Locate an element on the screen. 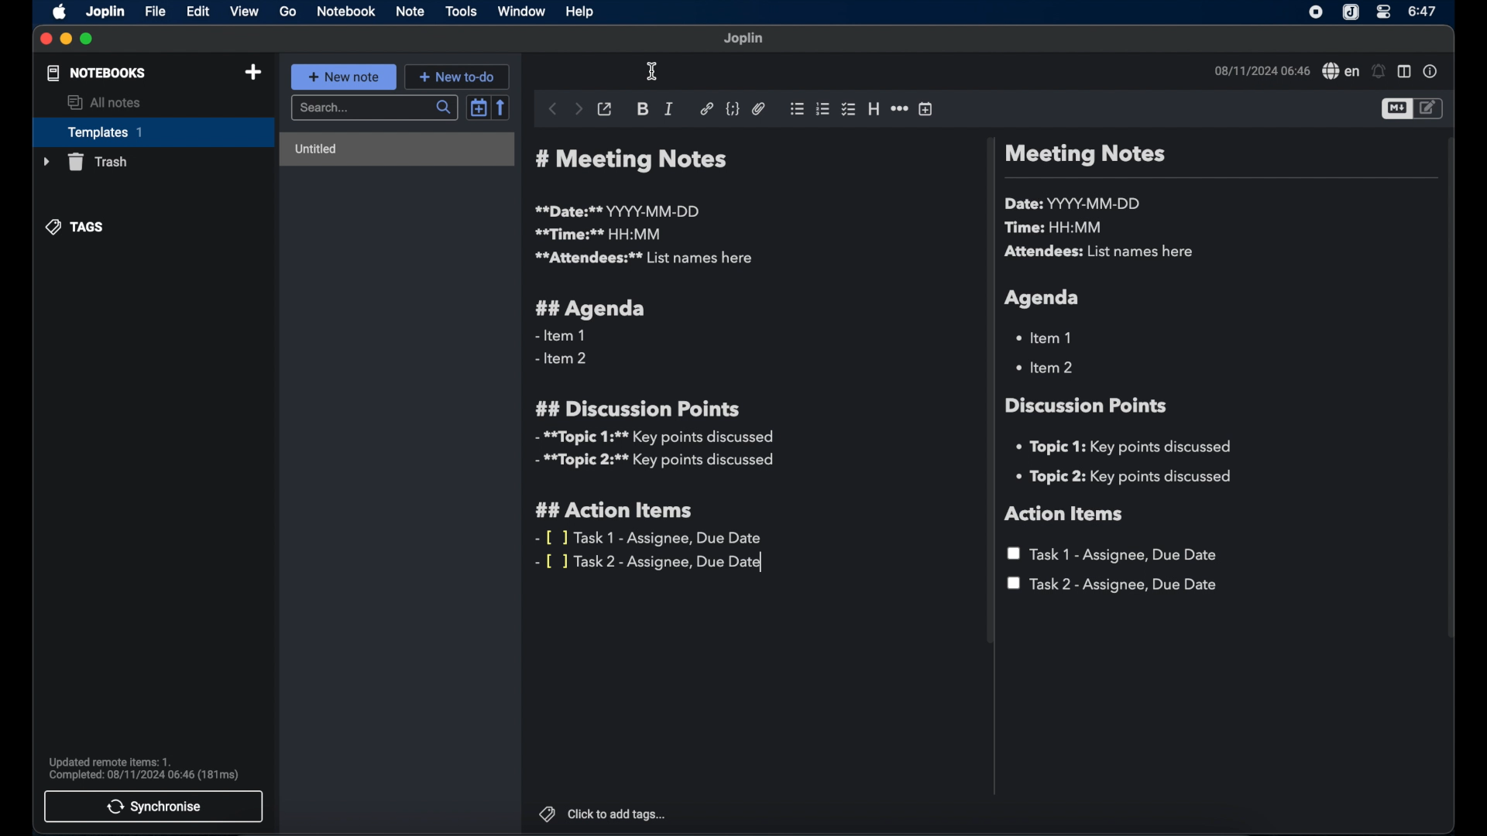 The width and height of the screenshot is (1487, 836). insert time is located at coordinates (926, 109).